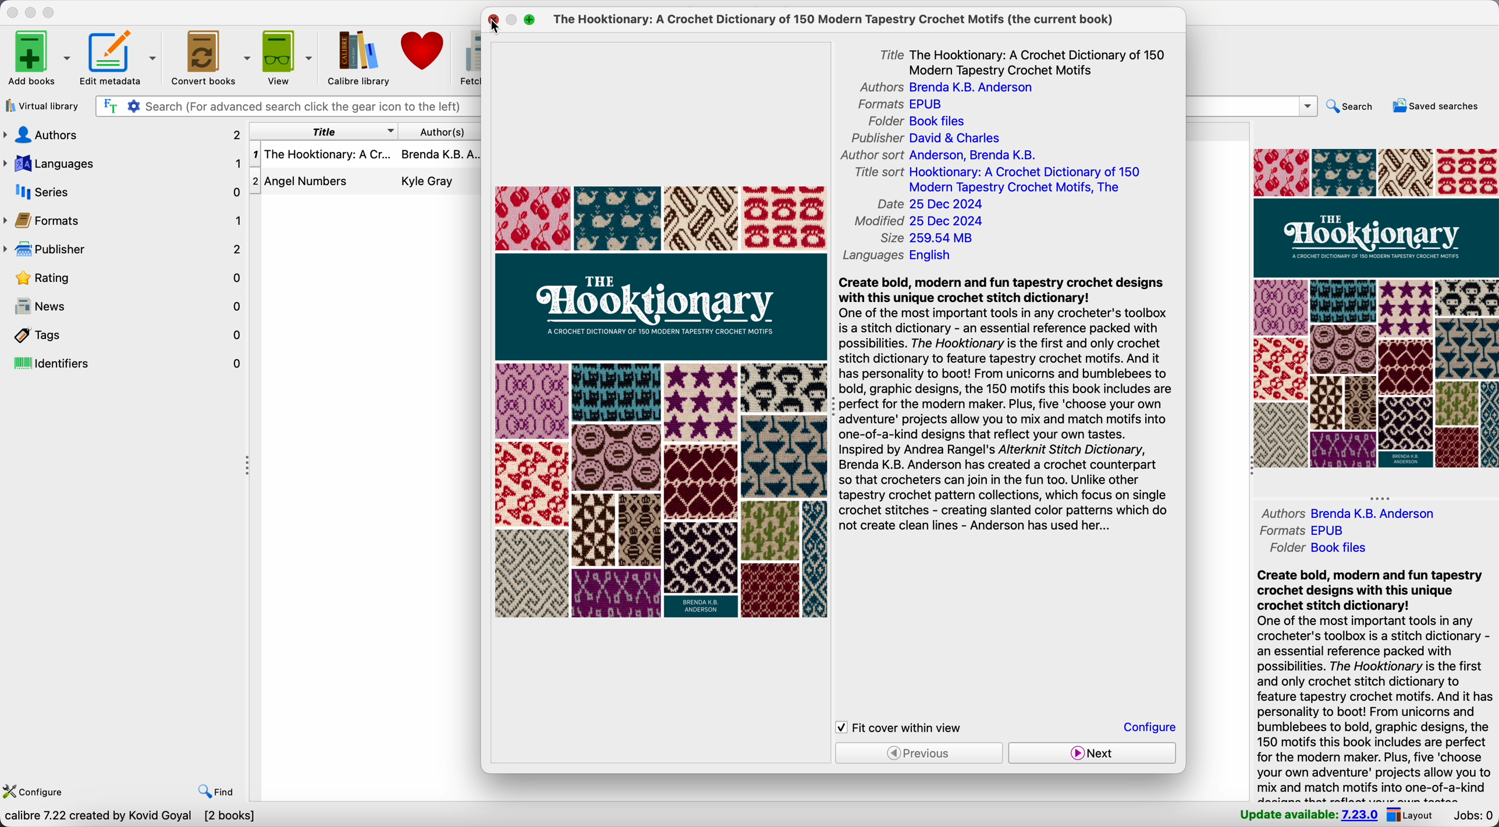 This screenshot has width=1499, height=827. I want to click on The Hooktionary book details, so click(365, 157).